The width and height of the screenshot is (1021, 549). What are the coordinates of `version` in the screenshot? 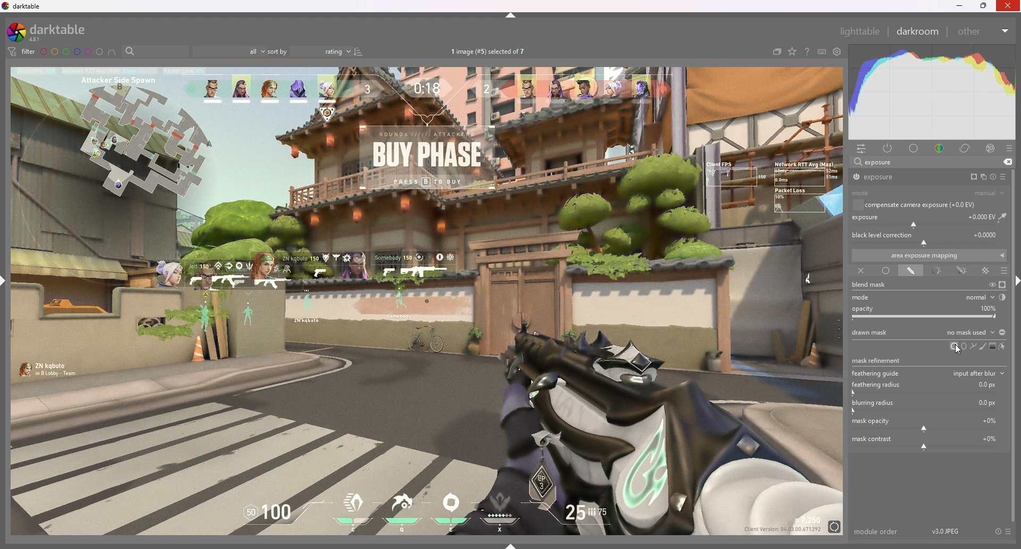 It's located at (946, 530).